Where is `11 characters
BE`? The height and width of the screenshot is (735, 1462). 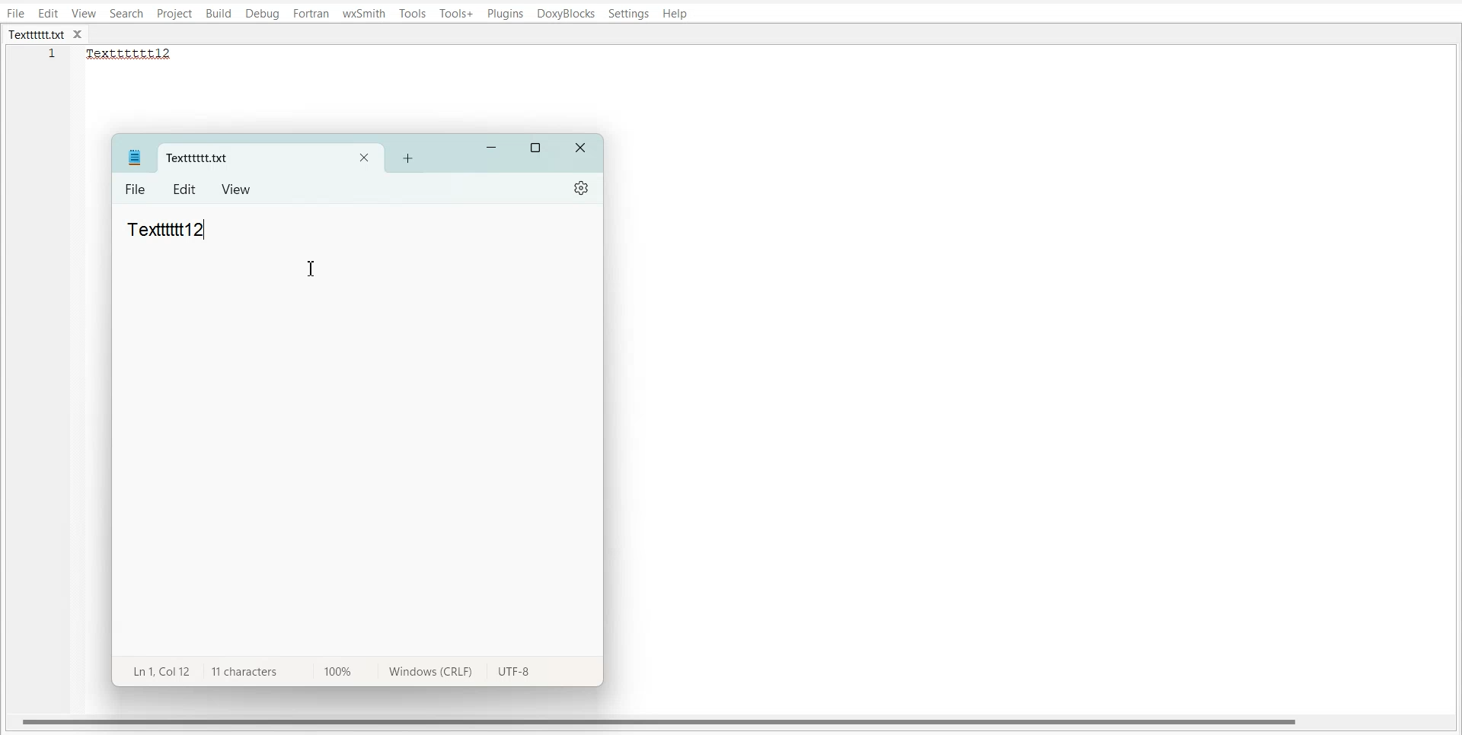 11 characters
BE is located at coordinates (244, 672).